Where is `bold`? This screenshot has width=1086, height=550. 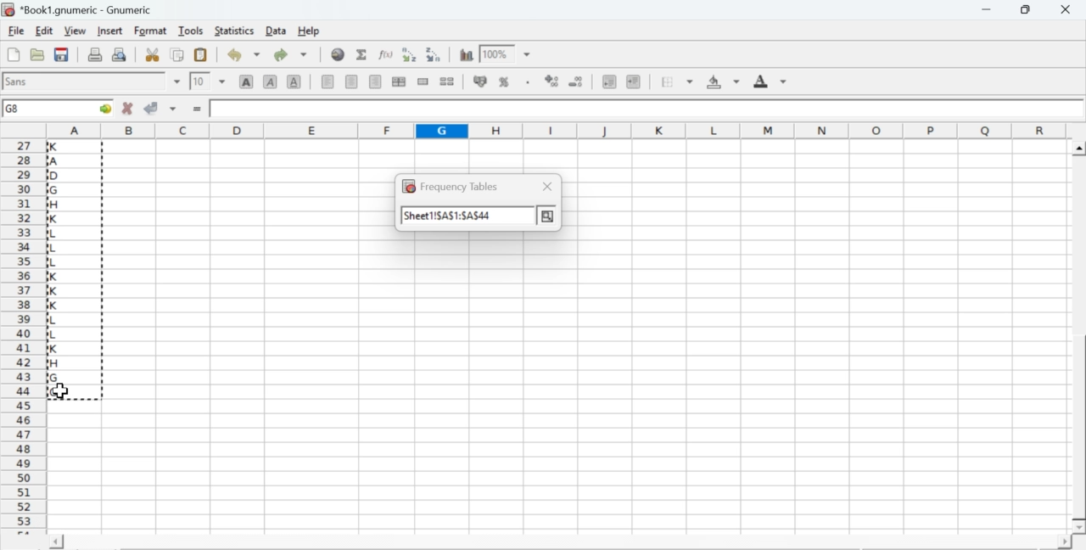
bold is located at coordinates (247, 81).